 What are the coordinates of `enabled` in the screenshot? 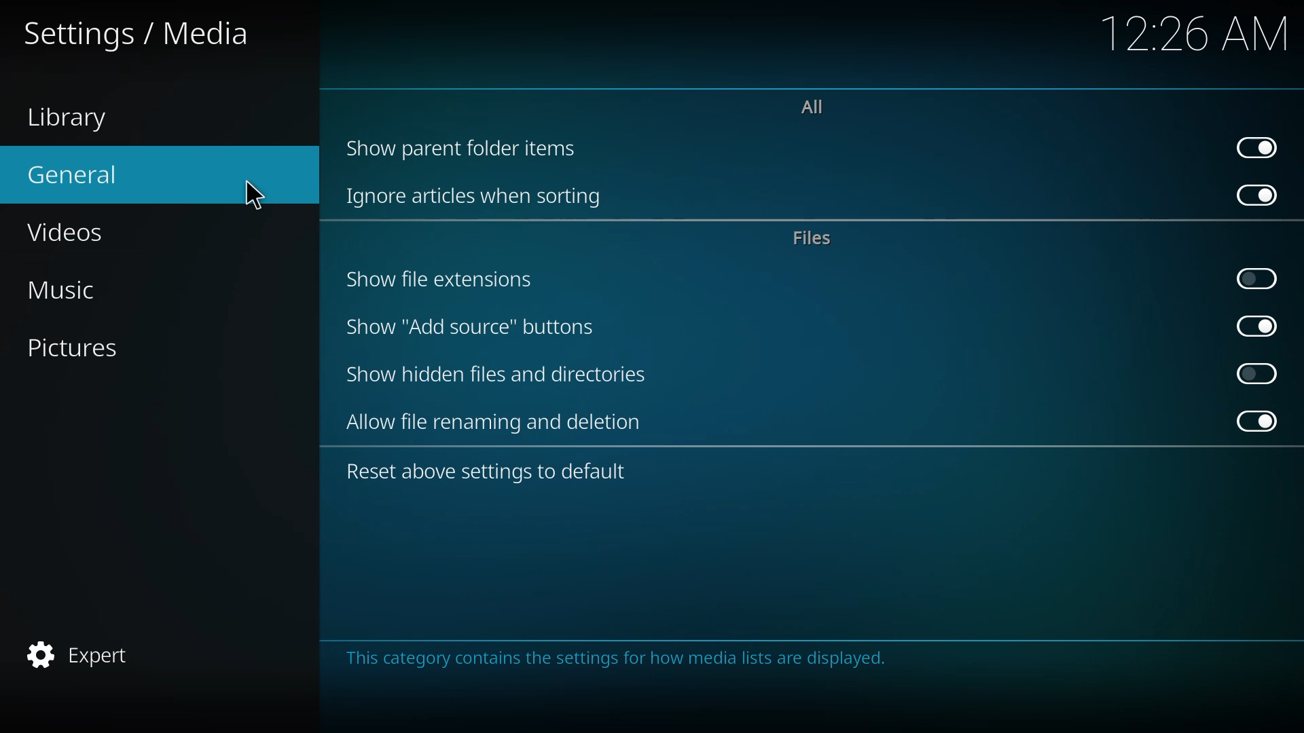 It's located at (1260, 195).